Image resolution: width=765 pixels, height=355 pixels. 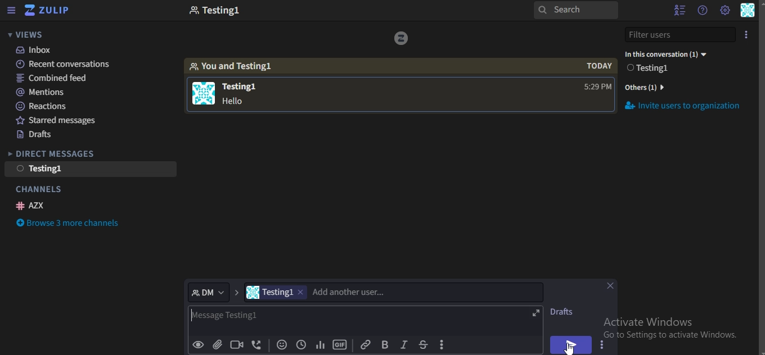 What do you see at coordinates (350, 292) in the screenshot?
I see `add another user..` at bounding box center [350, 292].